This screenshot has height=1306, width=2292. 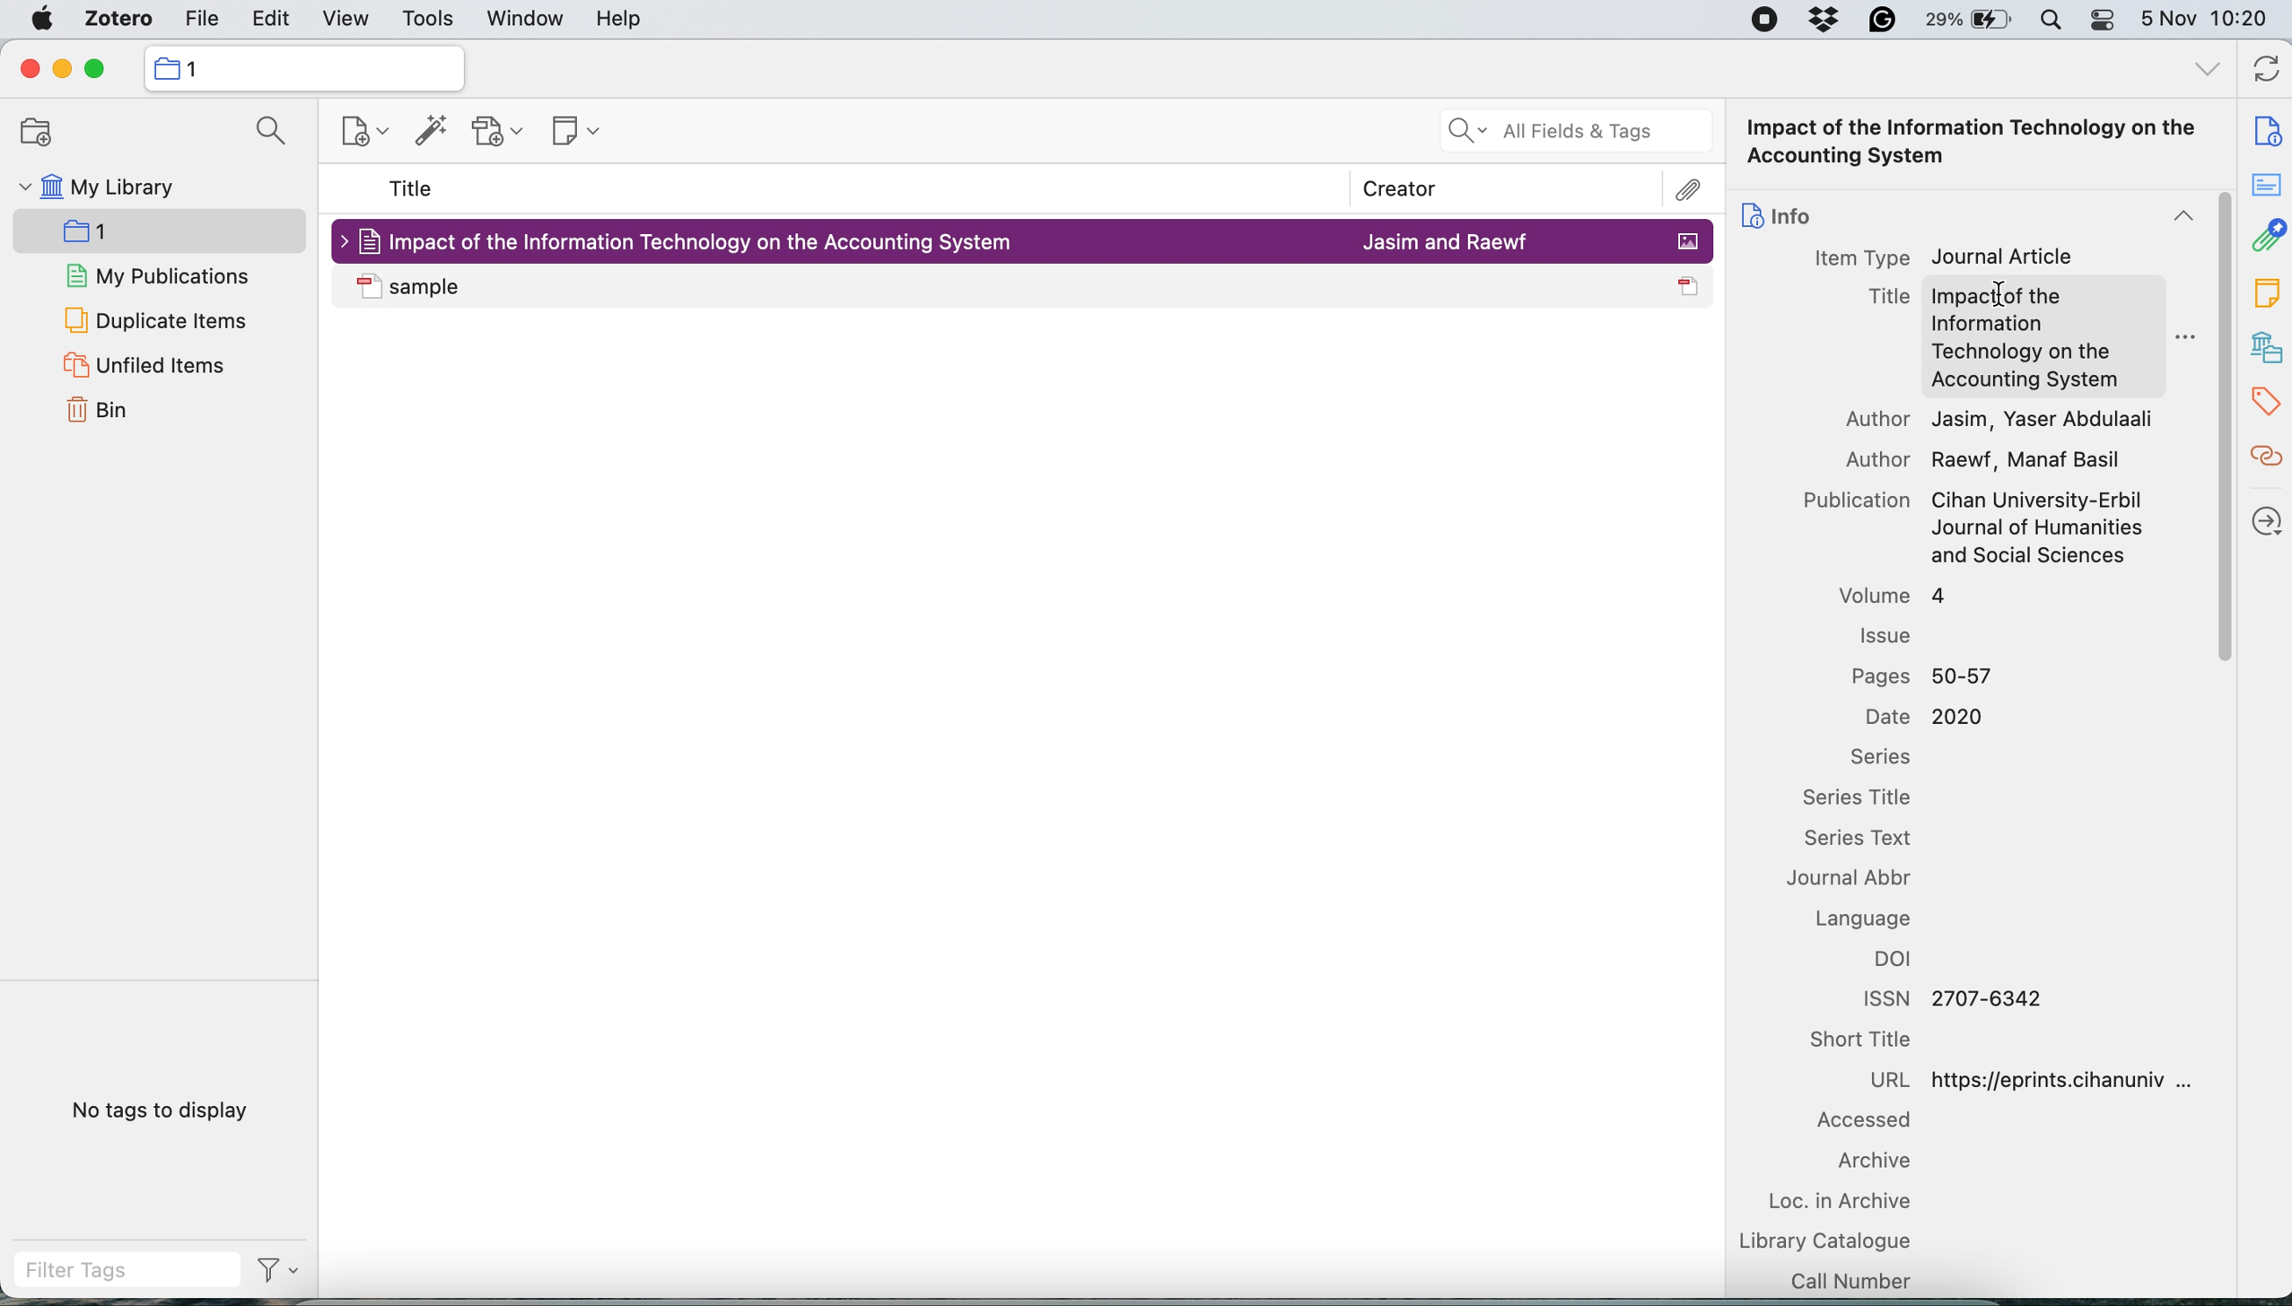 I want to click on more options, so click(x=2183, y=339).